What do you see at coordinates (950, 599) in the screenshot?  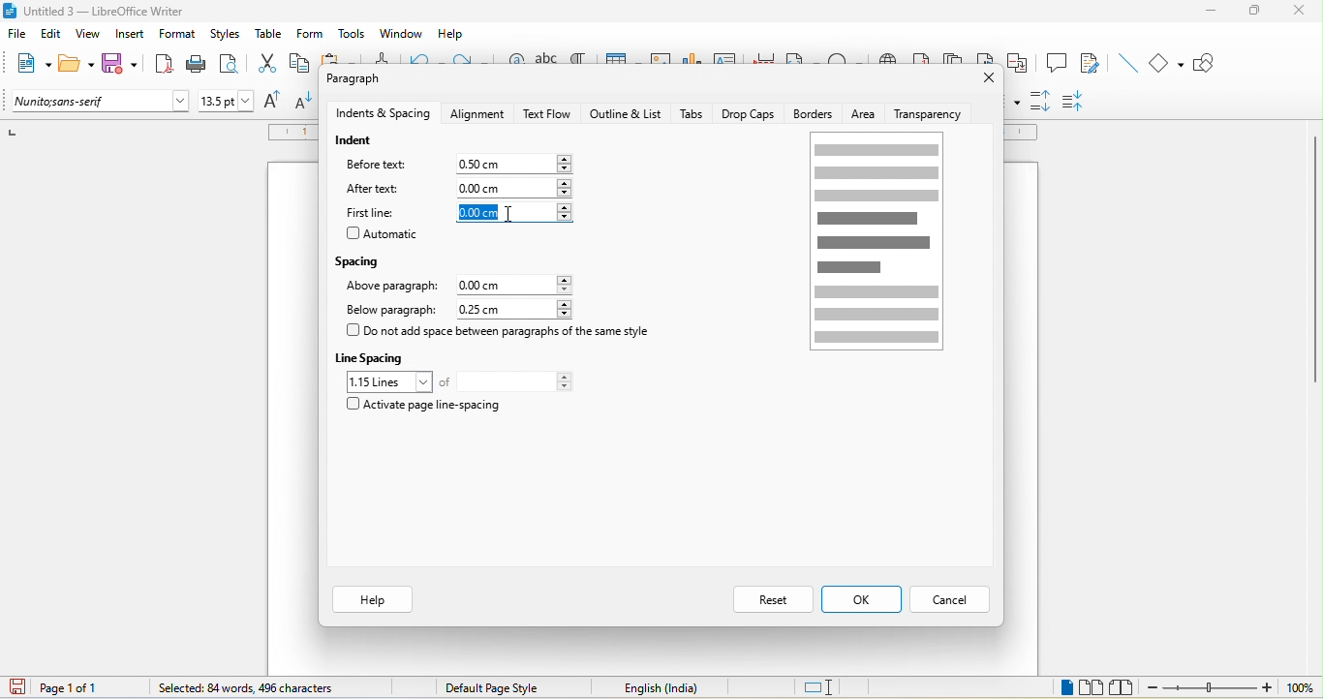 I see `cancel` at bounding box center [950, 599].